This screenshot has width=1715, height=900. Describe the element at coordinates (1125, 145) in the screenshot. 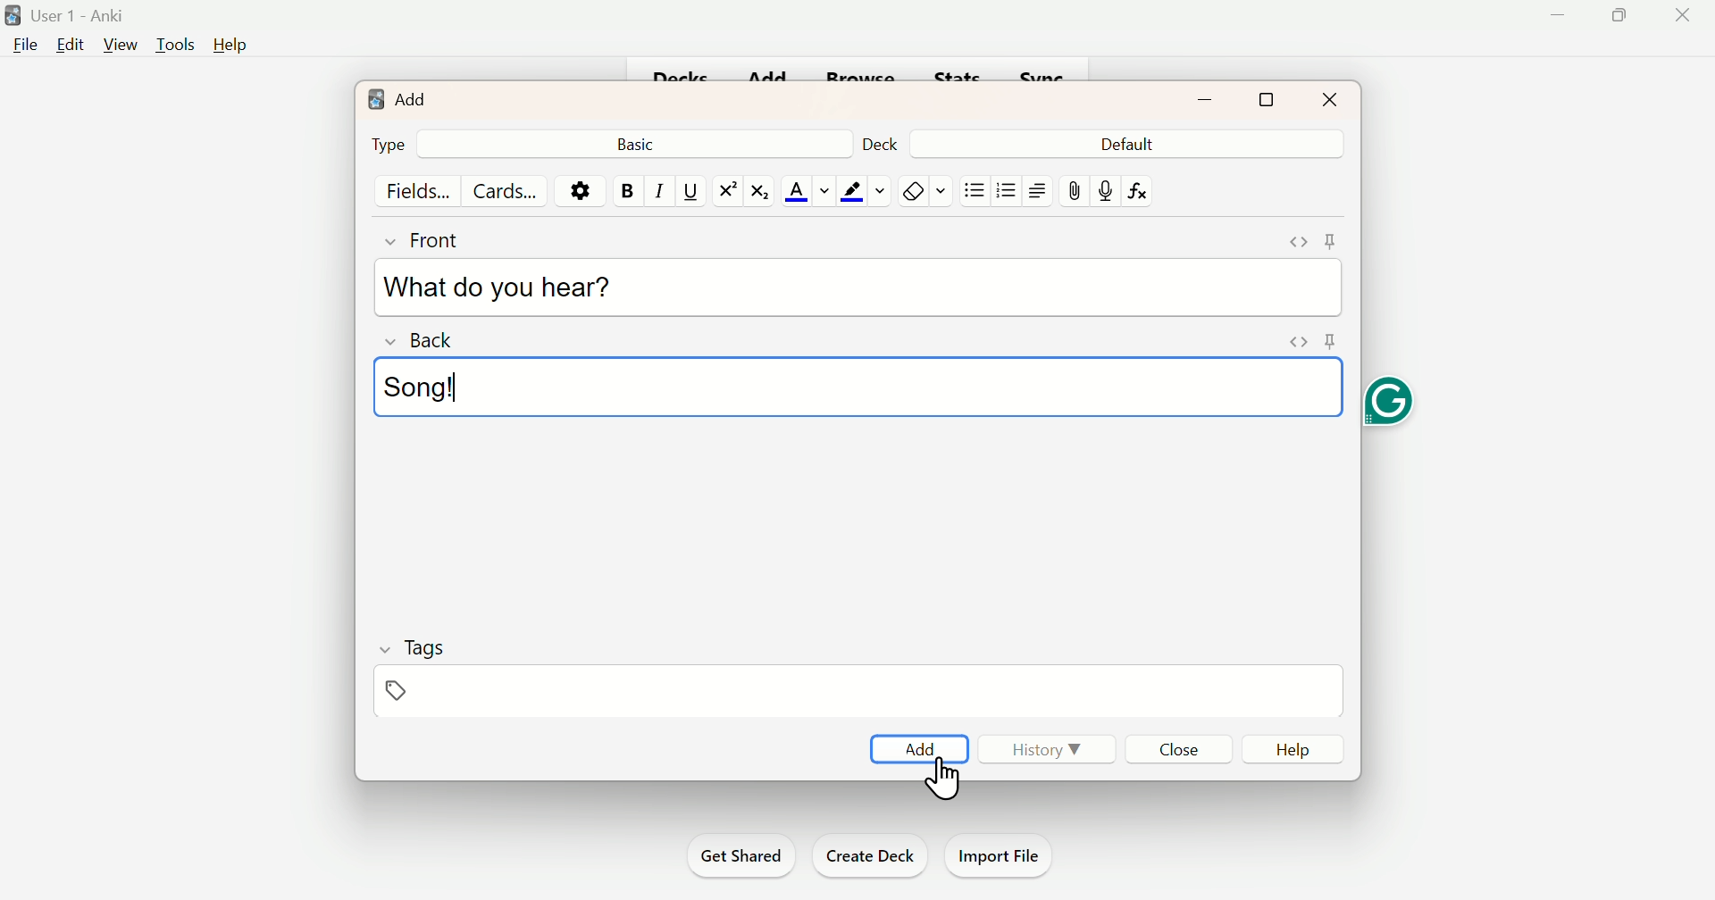

I see `Default` at that location.